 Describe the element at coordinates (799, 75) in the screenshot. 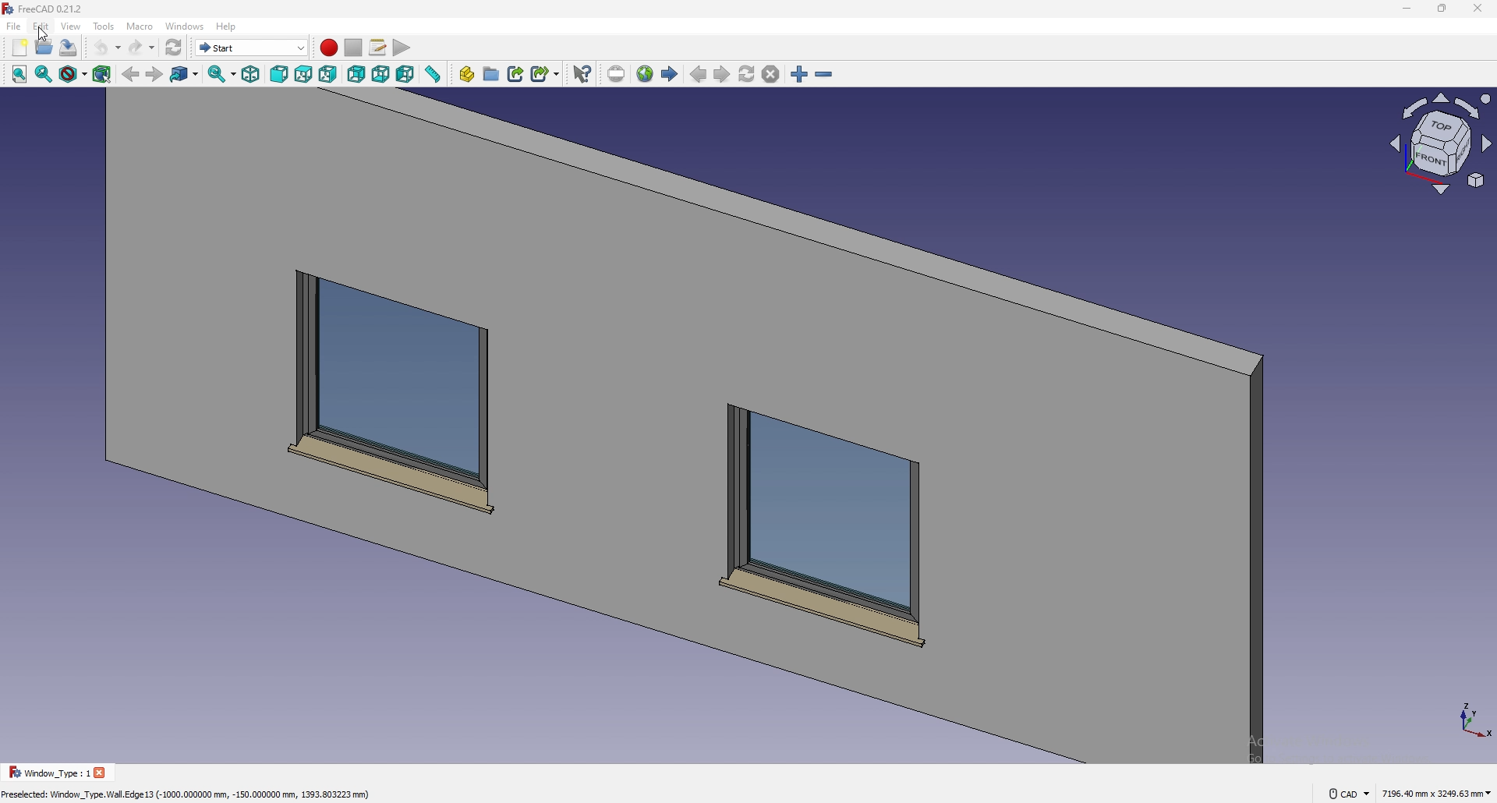

I see `zoom in` at that location.